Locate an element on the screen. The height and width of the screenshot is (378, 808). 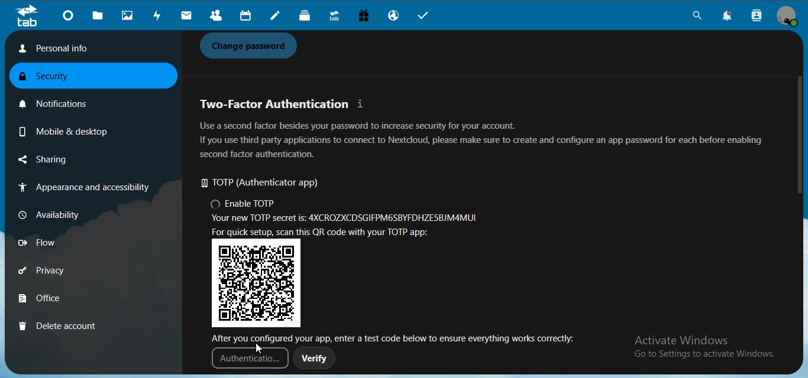
notifications is located at coordinates (731, 17).